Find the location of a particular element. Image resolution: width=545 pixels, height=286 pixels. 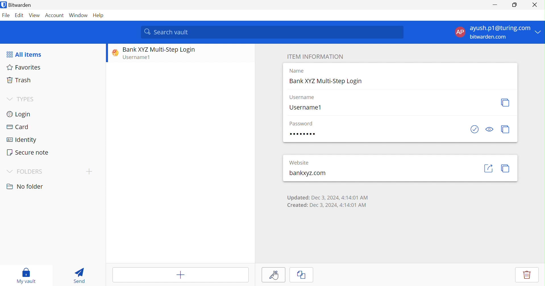

Login is located at coordinates (18, 114).